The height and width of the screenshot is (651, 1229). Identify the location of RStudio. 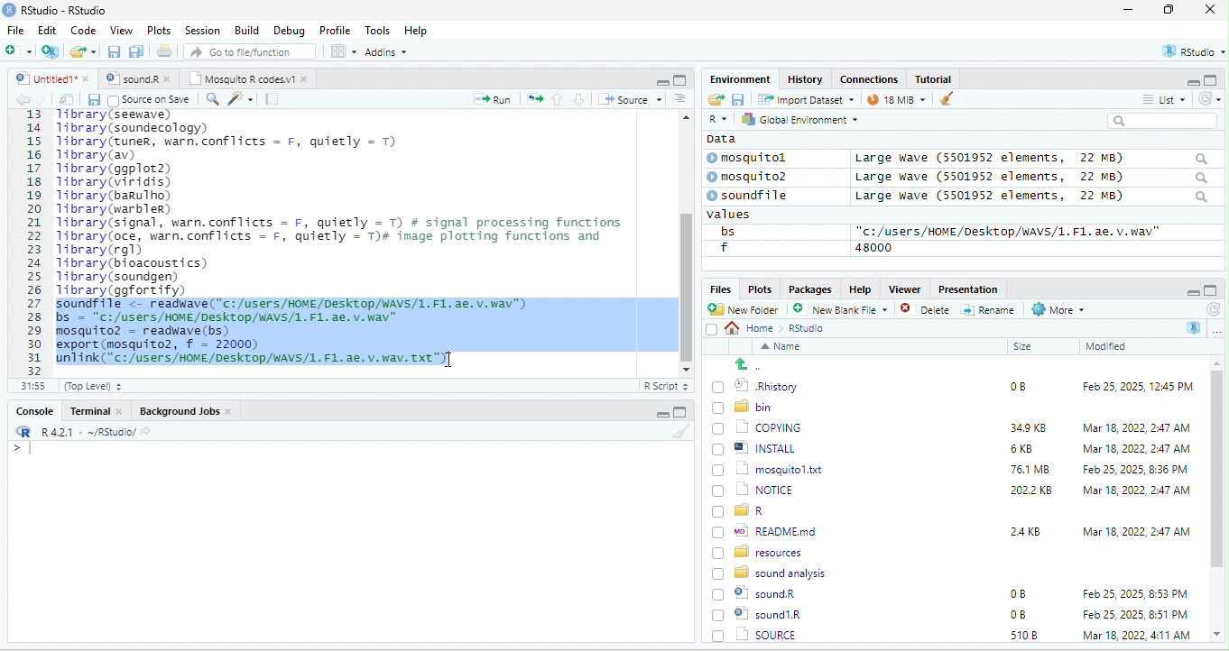
(58, 9).